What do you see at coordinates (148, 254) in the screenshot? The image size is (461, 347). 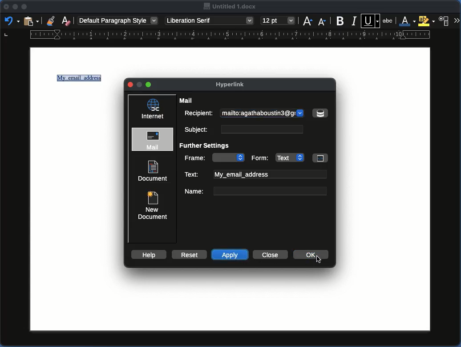 I see `Help` at bounding box center [148, 254].